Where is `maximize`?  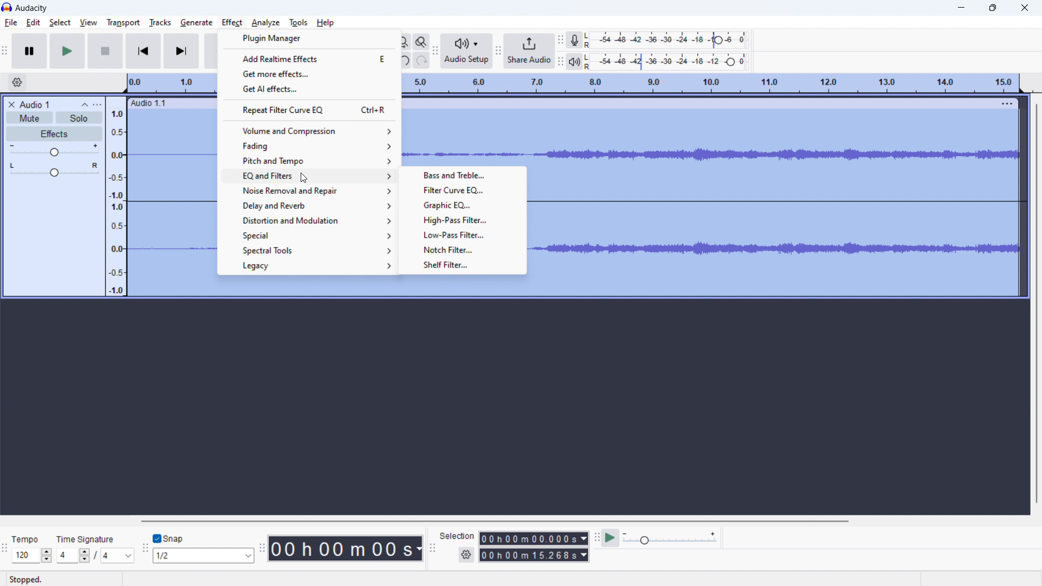
maximize is located at coordinates (993, 8).